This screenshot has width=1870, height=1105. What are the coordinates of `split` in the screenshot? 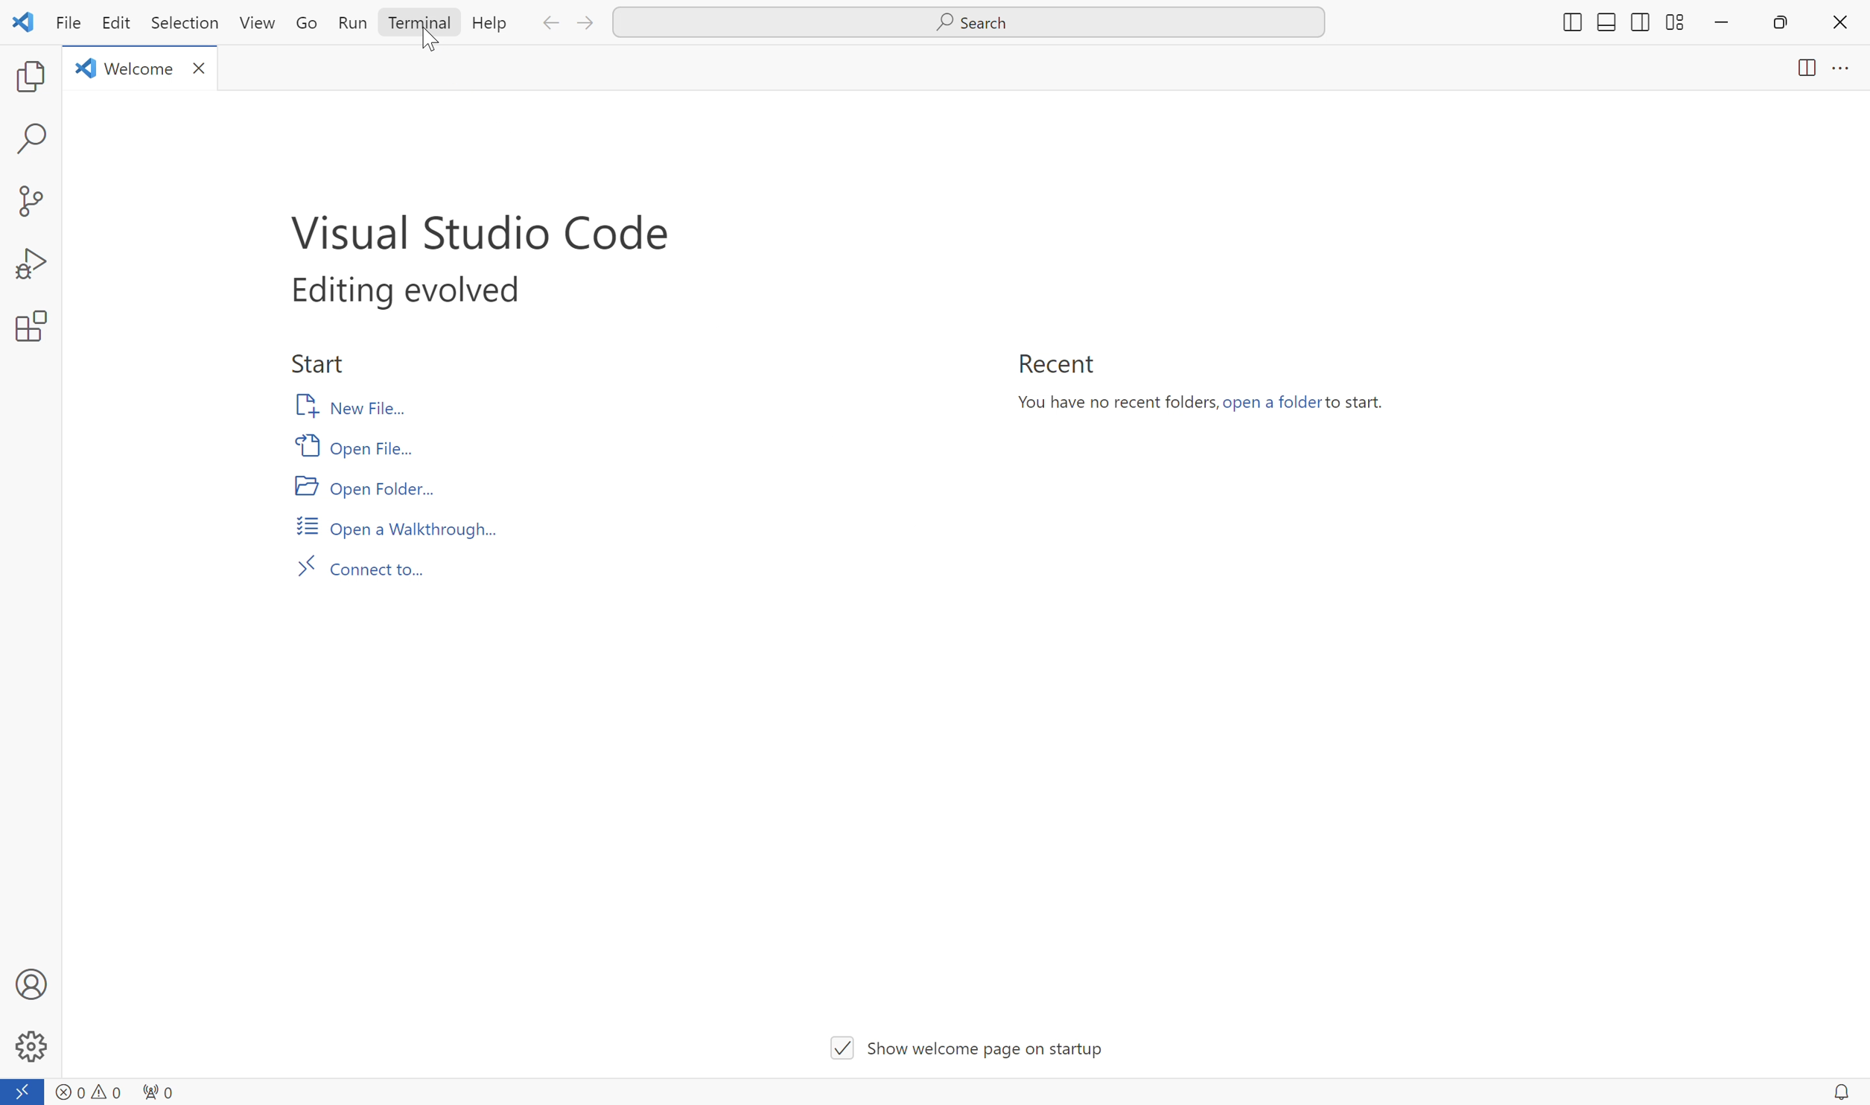 It's located at (1673, 20).